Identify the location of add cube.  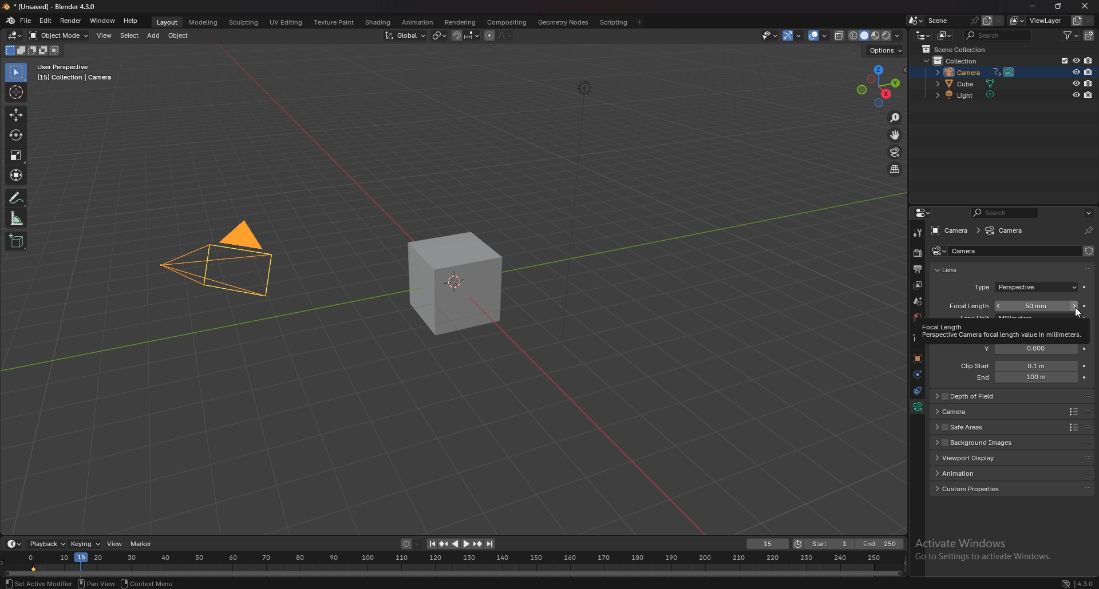
(14, 241).